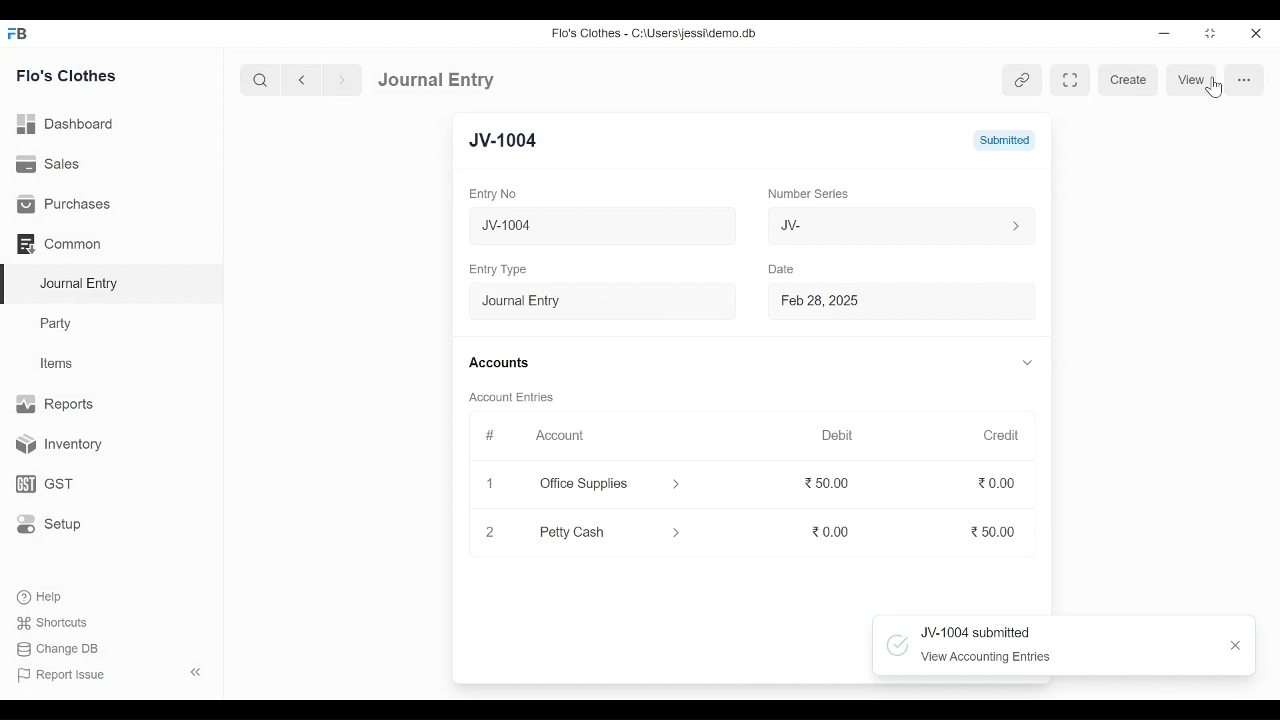 Image resolution: width=1280 pixels, height=720 pixels. What do you see at coordinates (1004, 139) in the screenshot?
I see `Submitted` at bounding box center [1004, 139].